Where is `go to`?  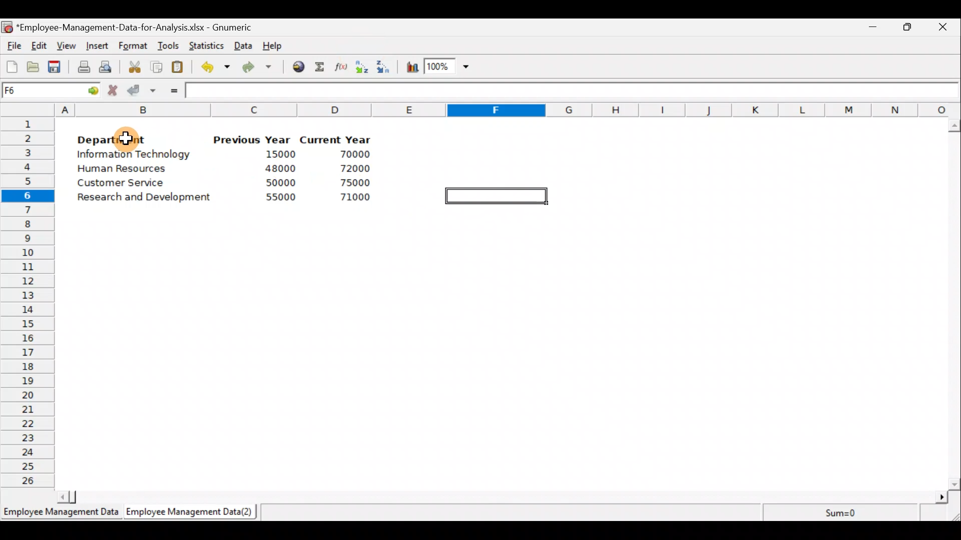 go to is located at coordinates (89, 89).